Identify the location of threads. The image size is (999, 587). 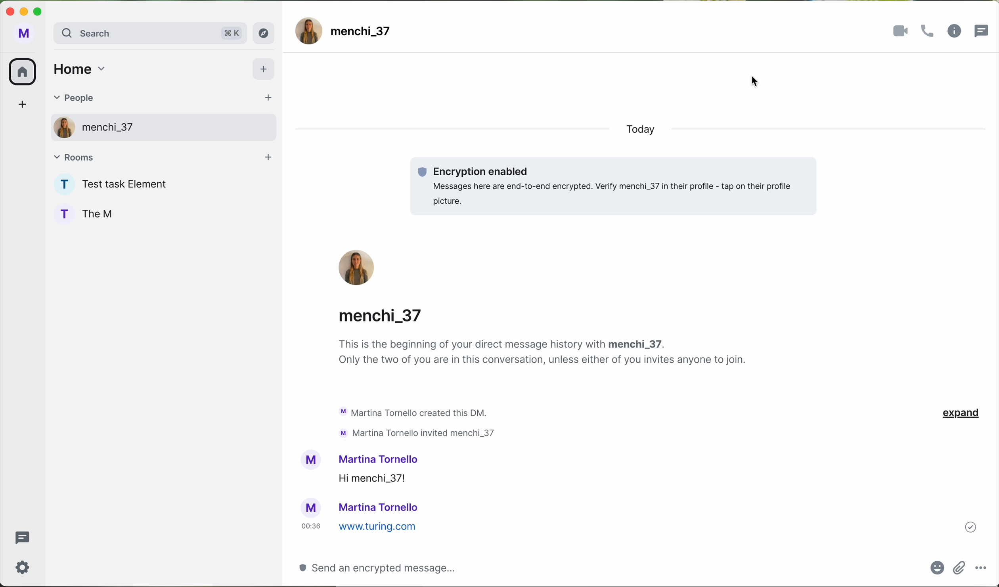
(21, 538).